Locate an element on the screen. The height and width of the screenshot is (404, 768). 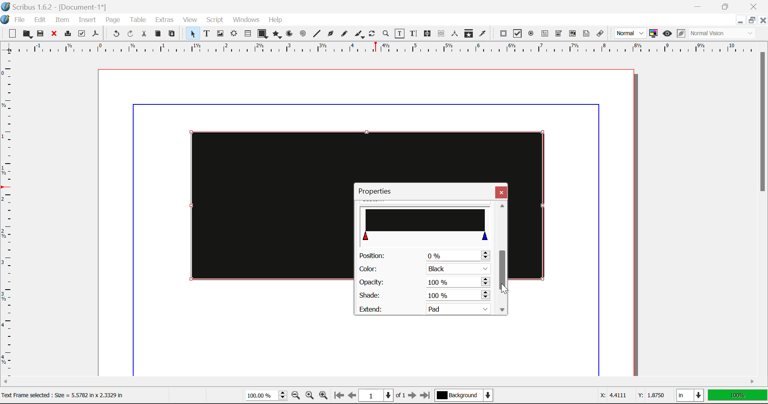
Shade is located at coordinates (423, 296).